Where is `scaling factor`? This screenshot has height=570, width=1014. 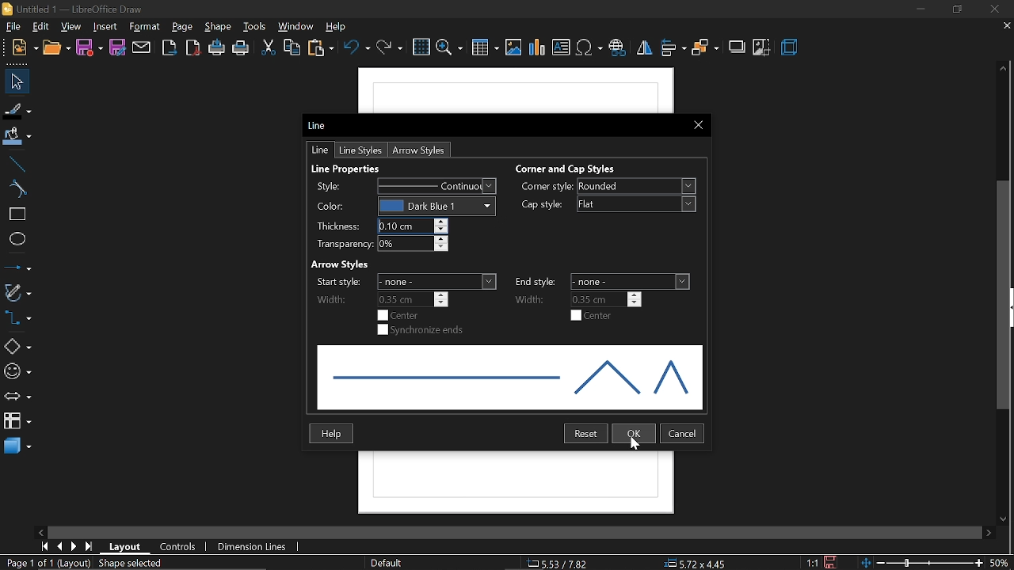 scaling factor is located at coordinates (813, 562).